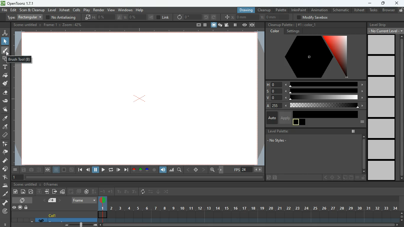  What do you see at coordinates (235, 25) in the screenshot?
I see `pause` at bounding box center [235, 25].